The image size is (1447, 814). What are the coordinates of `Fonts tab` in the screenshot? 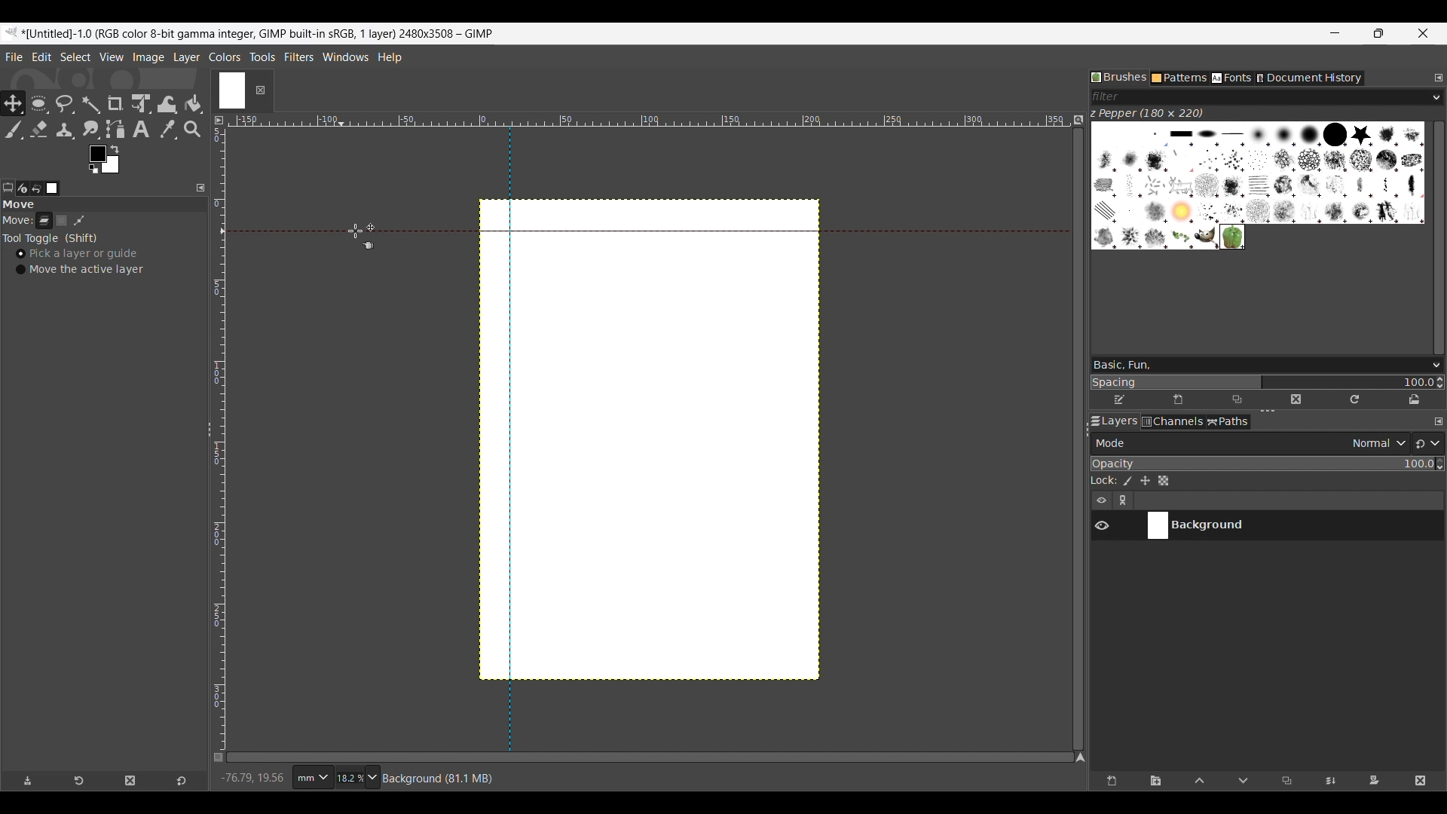 It's located at (1231, 78).